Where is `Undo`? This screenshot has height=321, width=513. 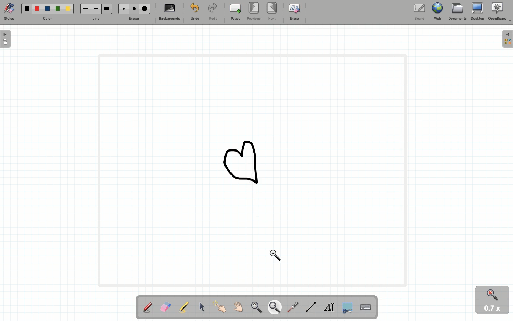
Undo is located at coordinates (195, 12).